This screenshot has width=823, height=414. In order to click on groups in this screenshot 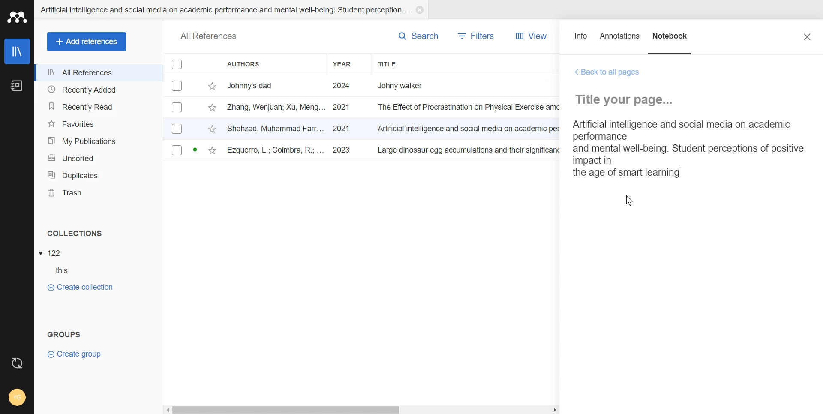, I will do `click(65, 333)`.